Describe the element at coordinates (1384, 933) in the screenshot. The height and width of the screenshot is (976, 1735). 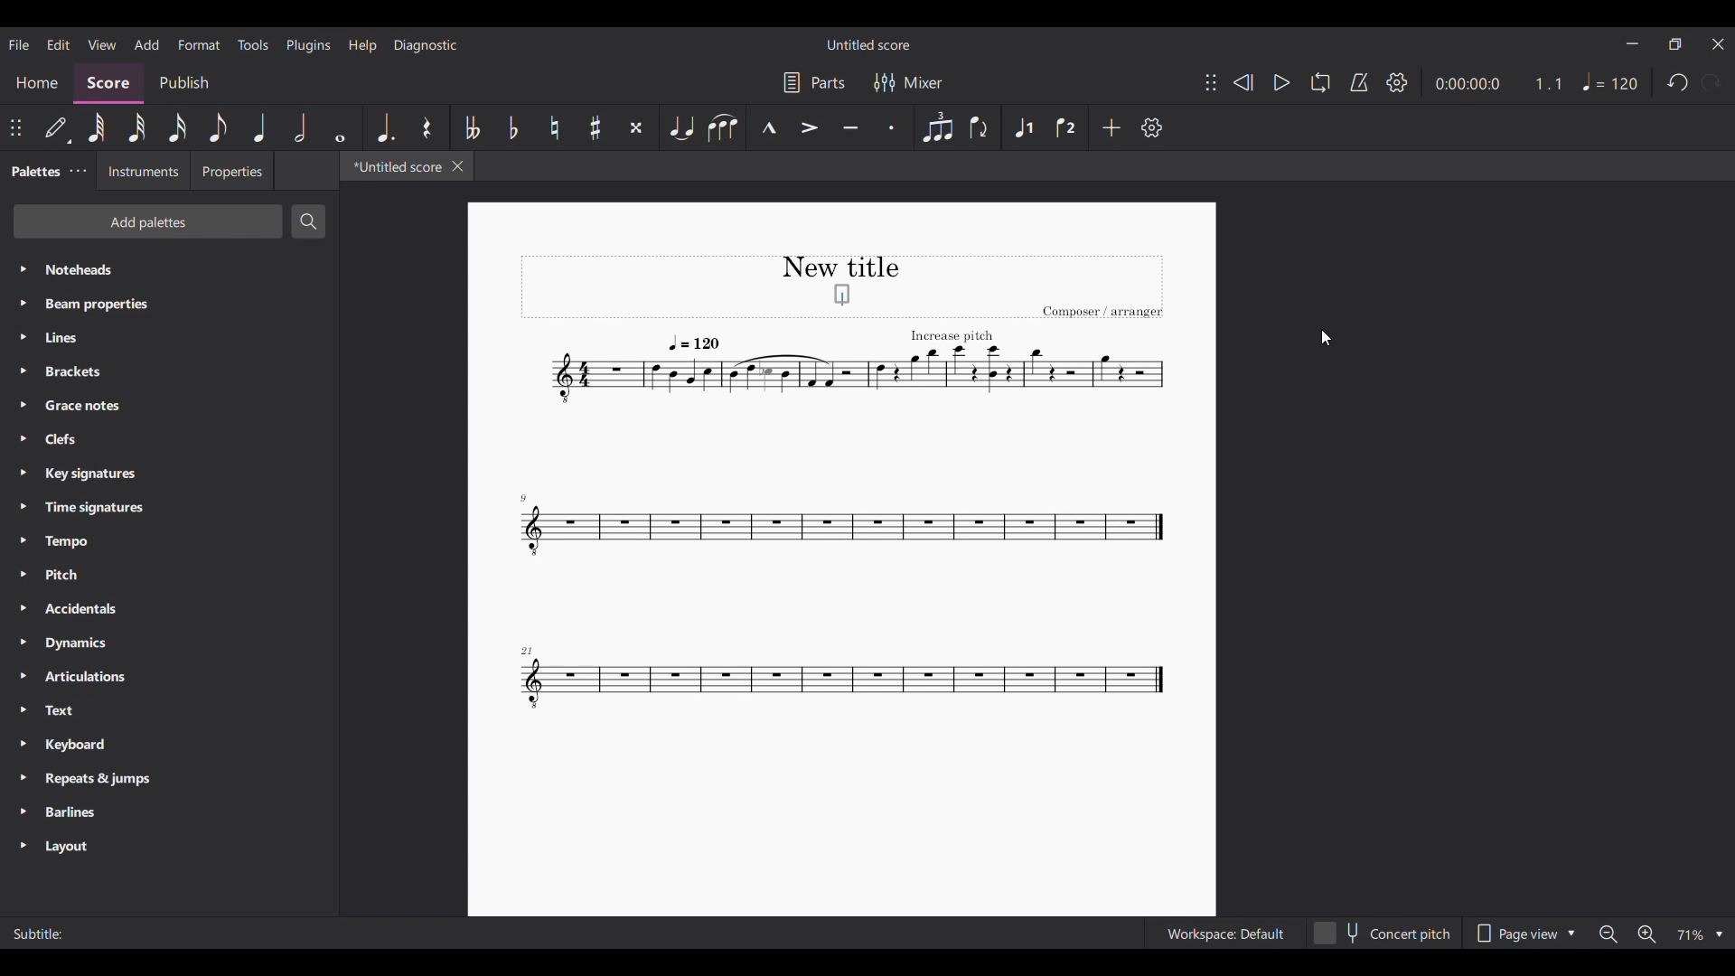
I see `Concert pitch toggle` at that location.